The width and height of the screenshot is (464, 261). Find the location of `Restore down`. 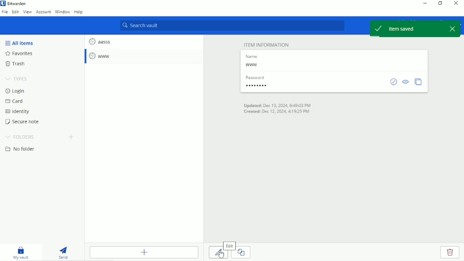

Restore down is located at coordinates (441, 4).